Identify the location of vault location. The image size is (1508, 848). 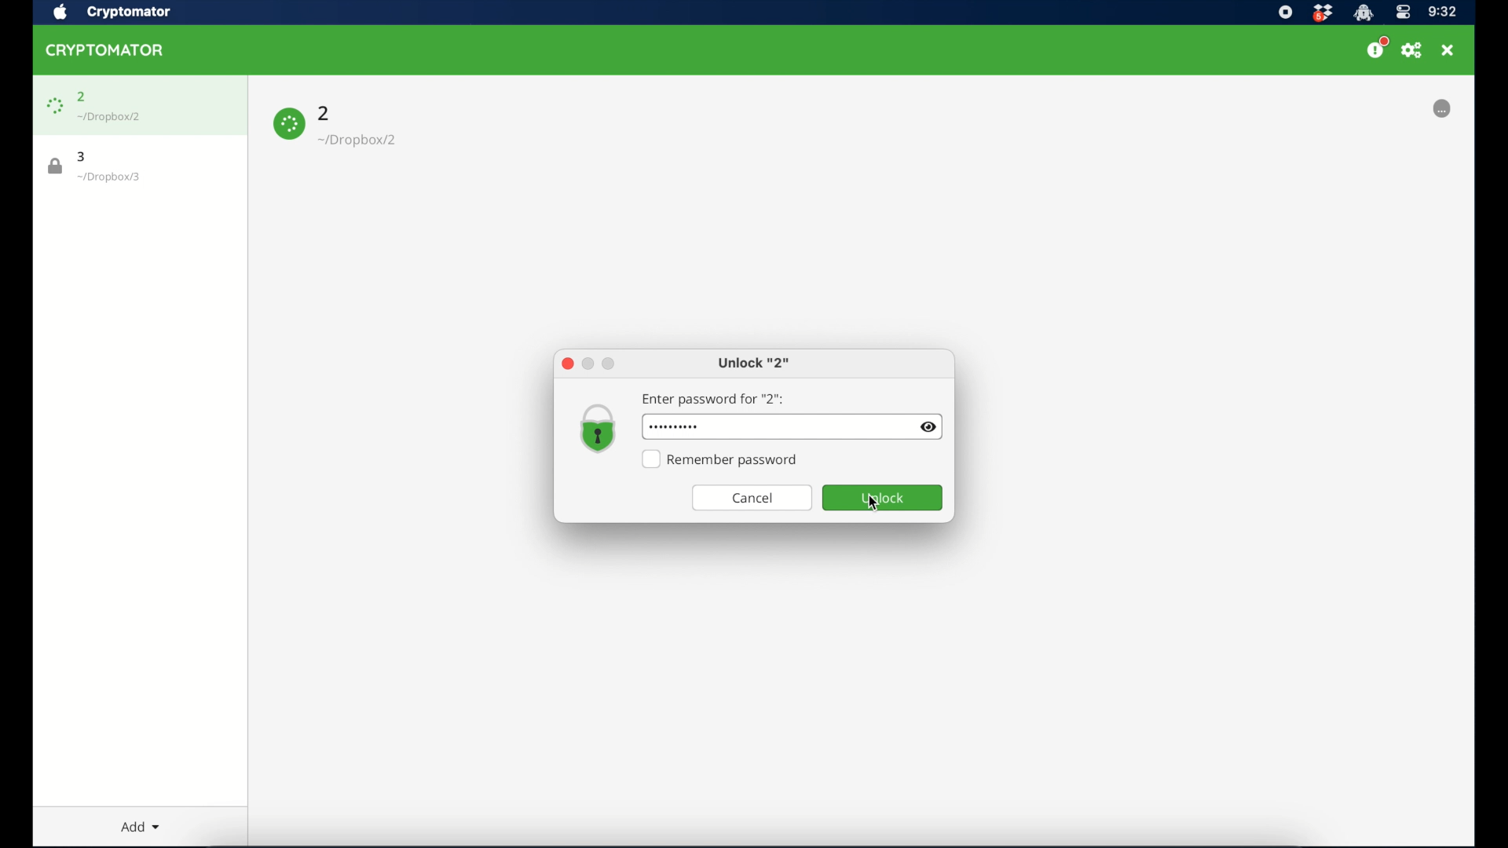
(361, 140).